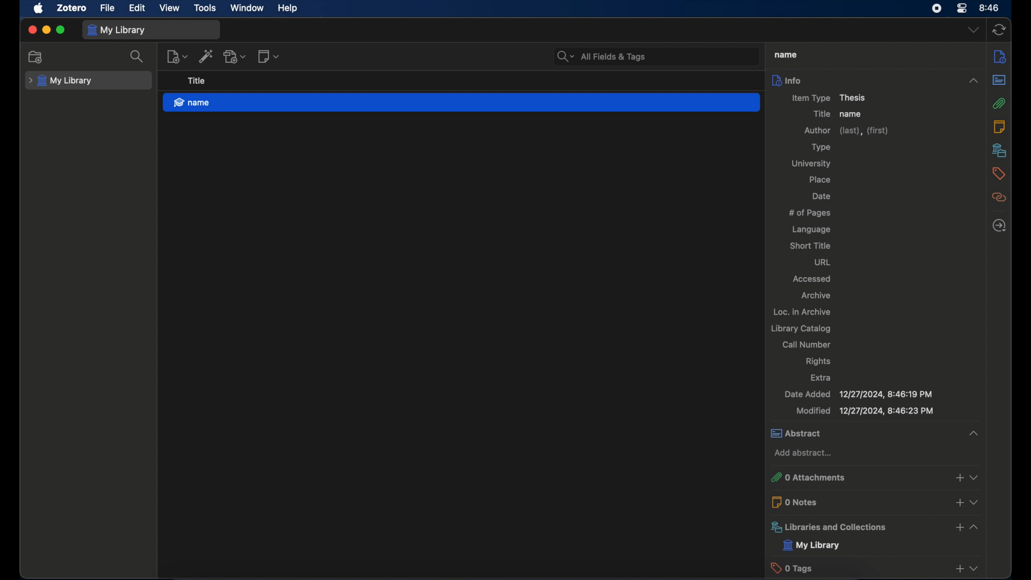  I want to click on title name, so click(853, 114).